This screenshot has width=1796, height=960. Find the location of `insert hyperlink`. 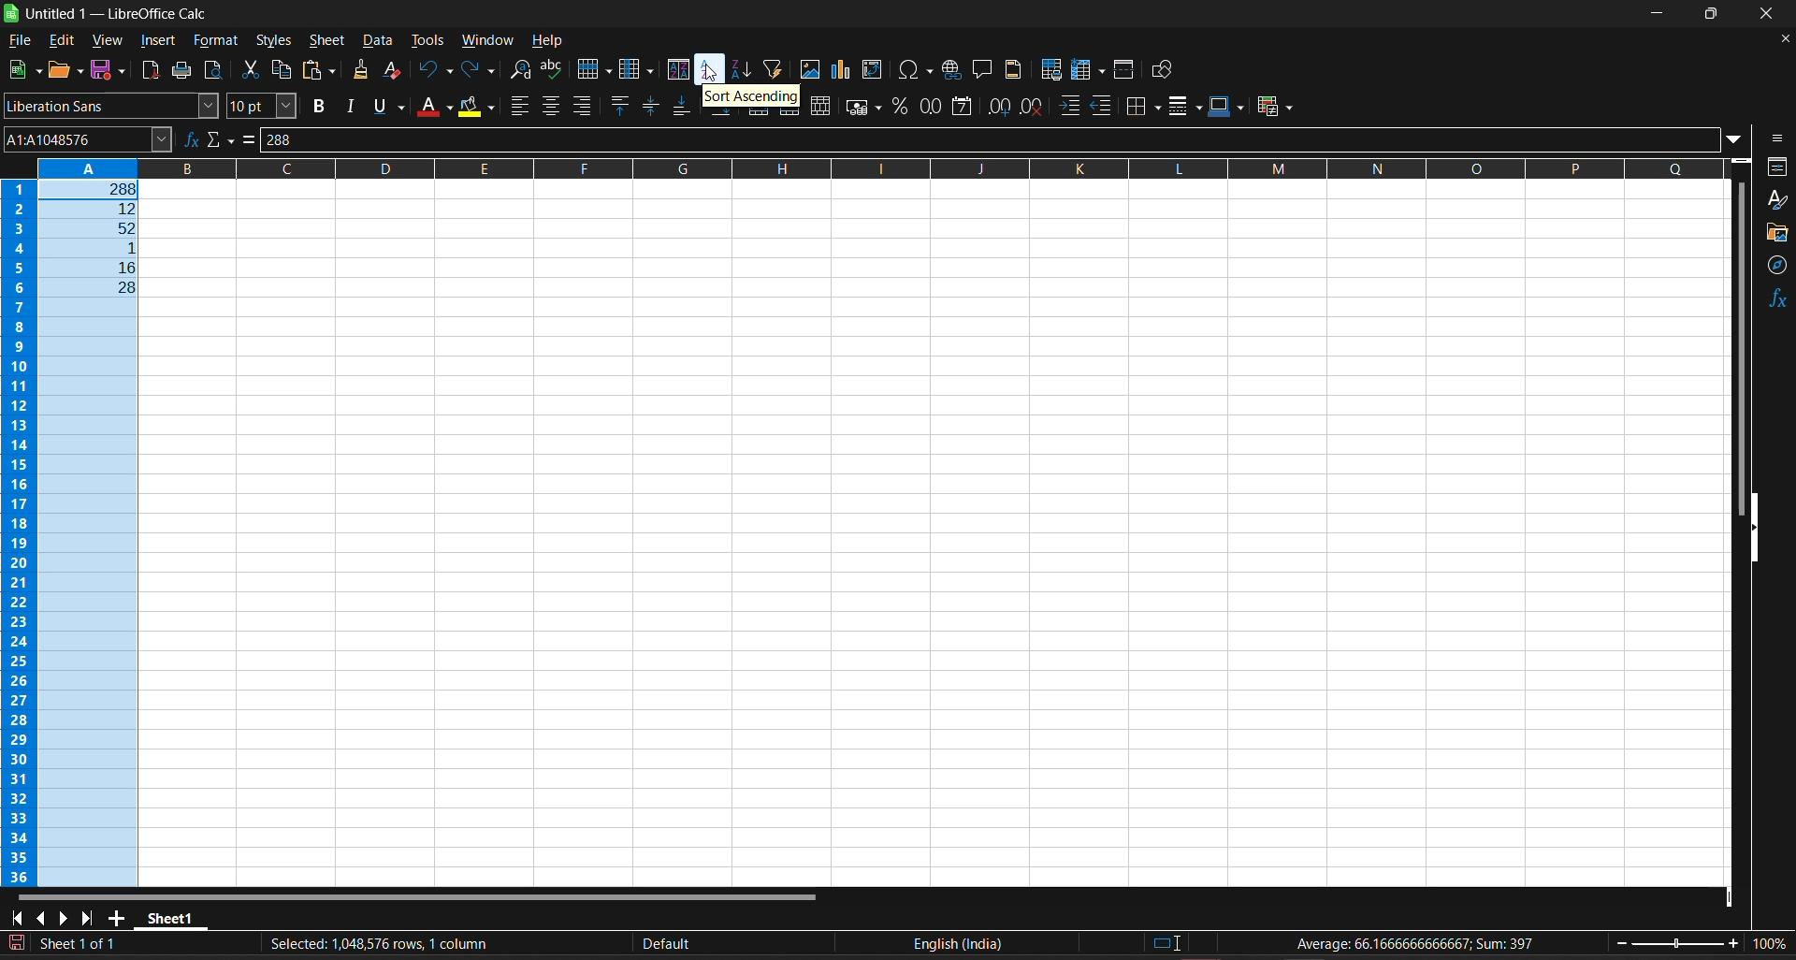

insert hyperlink is located at coordinates (951, 70).